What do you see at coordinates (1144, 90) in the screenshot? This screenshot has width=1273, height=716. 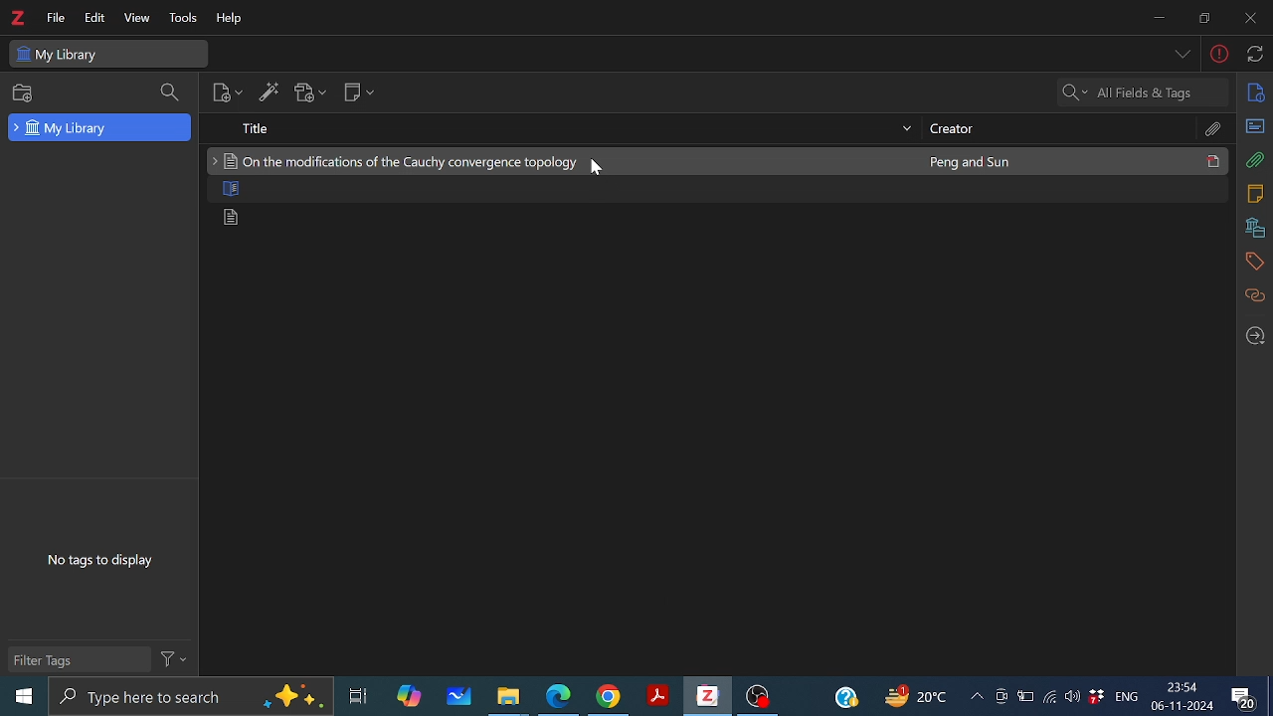 I see `Serach` at bounding box center [1144, 90].